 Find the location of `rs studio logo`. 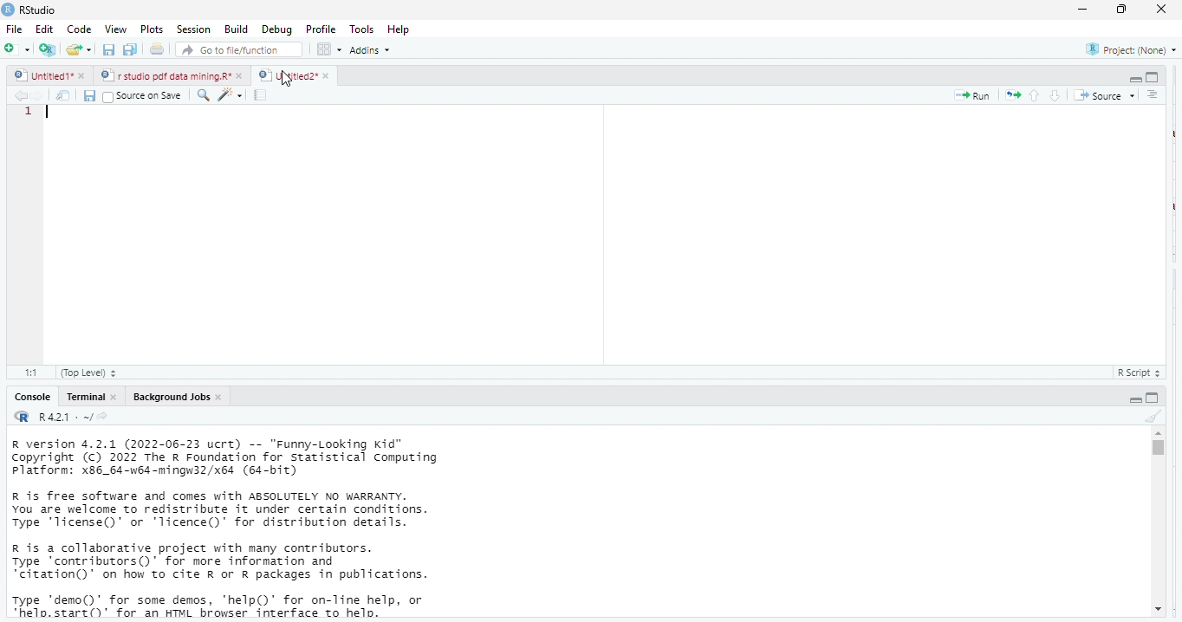

rs studio logo is located at coordinates (8, 9).